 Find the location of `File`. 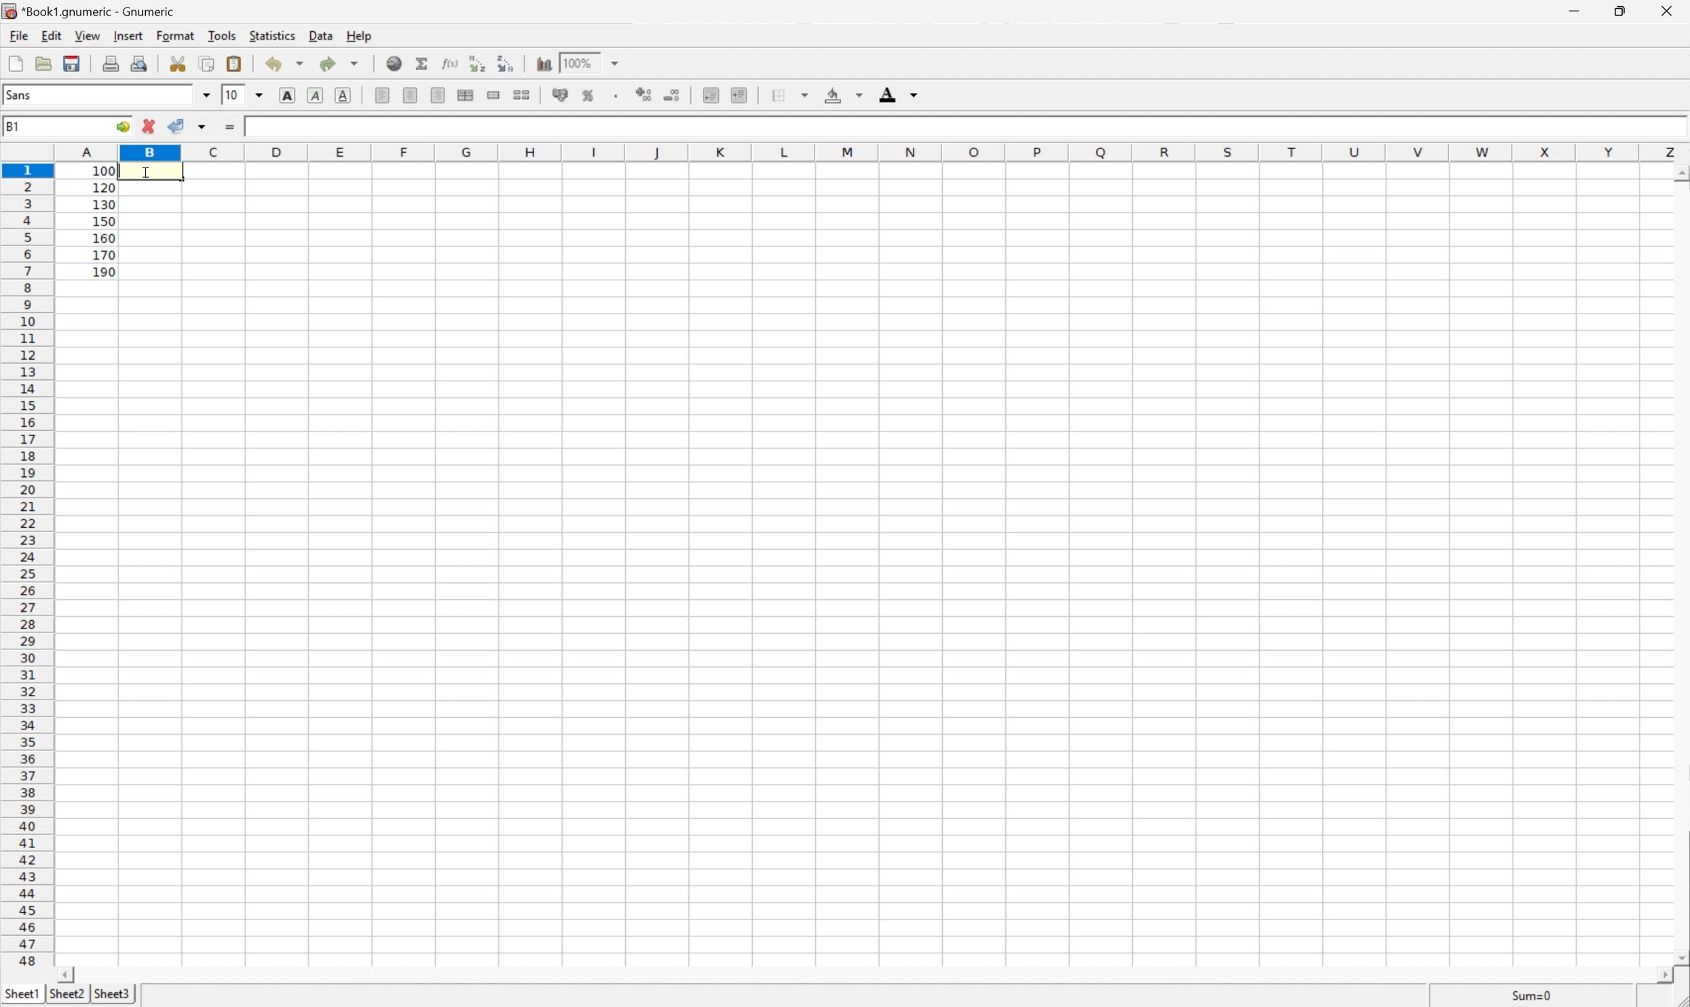

File is located at coordinates (18, 36).